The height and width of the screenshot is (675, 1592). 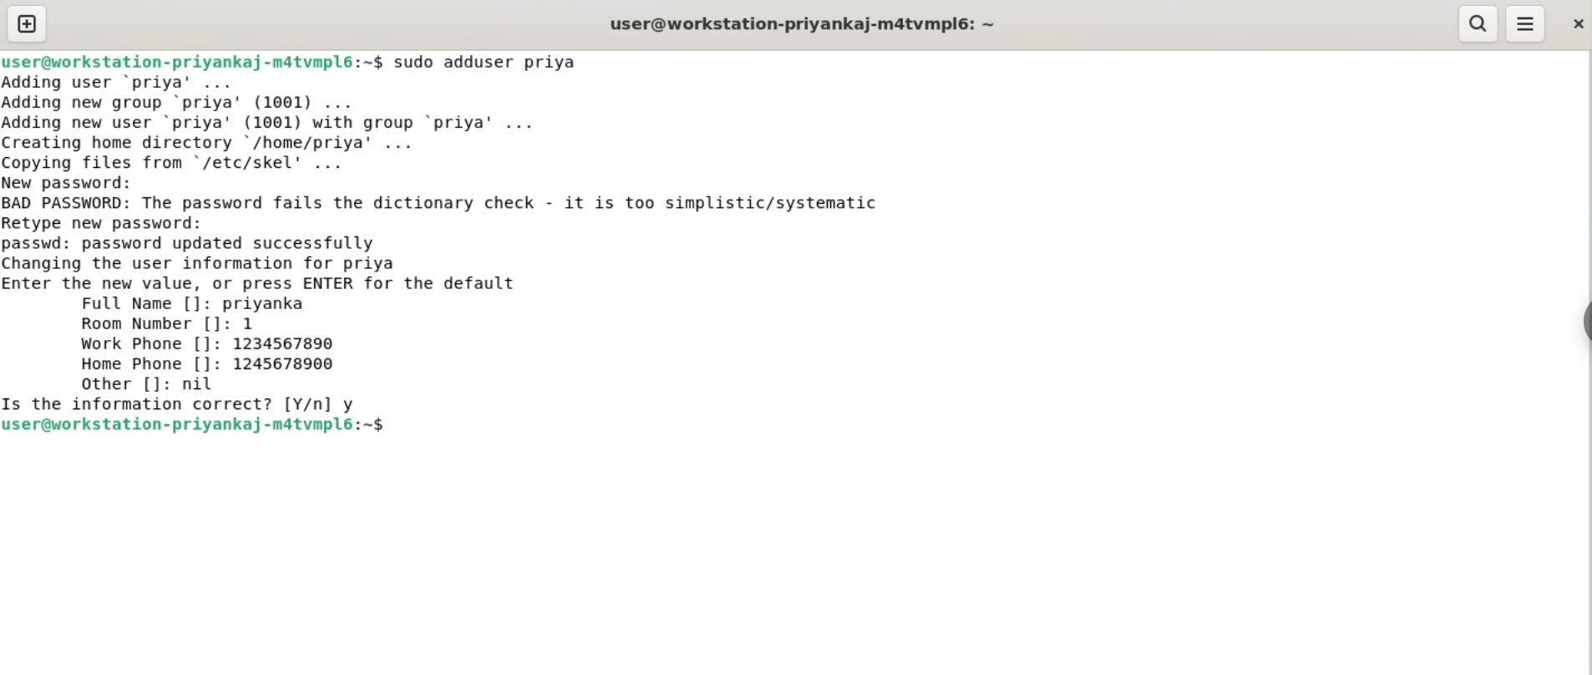 I want to click on home phone, so click(x=150, y=364).